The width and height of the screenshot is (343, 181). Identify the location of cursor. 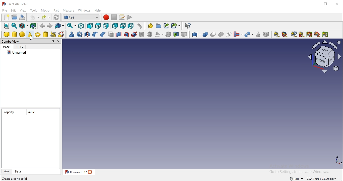
(31, 38).